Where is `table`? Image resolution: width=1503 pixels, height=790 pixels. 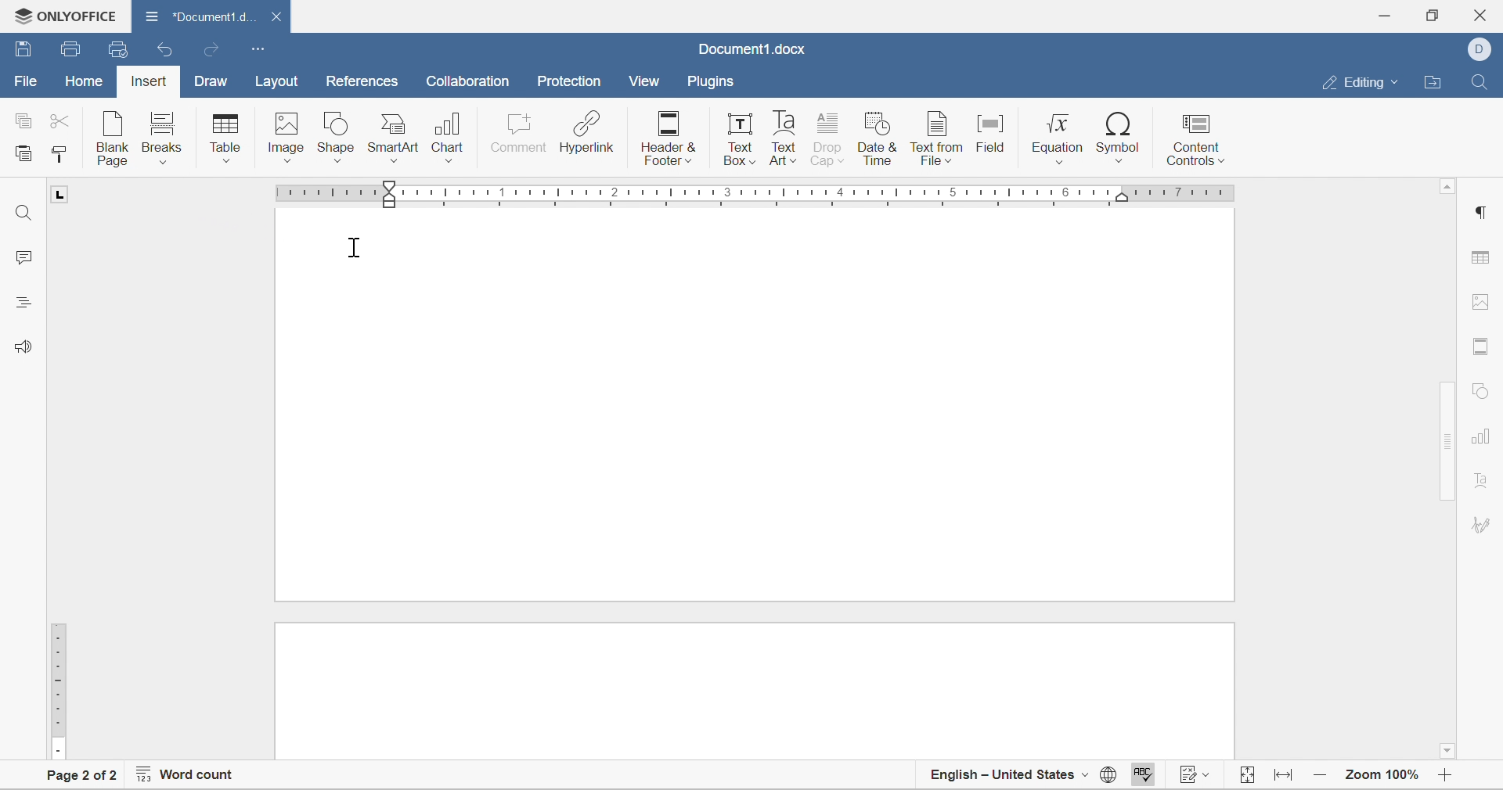 table is located at coordinates (226, 138).